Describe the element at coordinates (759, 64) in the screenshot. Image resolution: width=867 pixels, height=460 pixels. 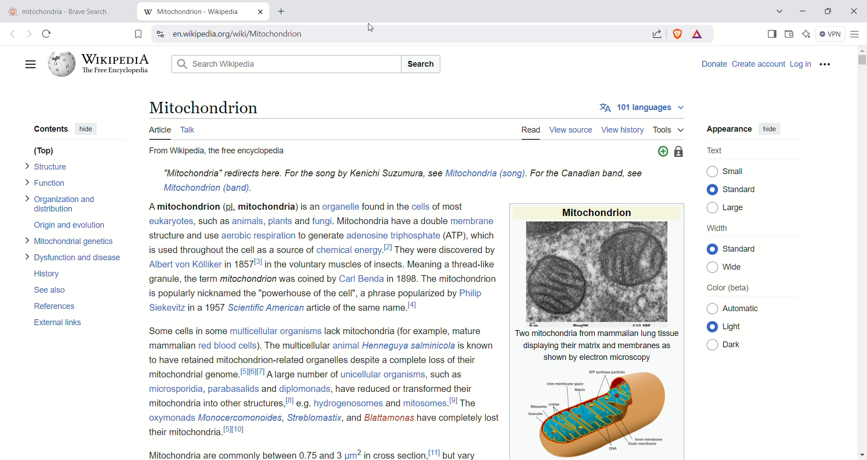
I see `Create account` at that location.